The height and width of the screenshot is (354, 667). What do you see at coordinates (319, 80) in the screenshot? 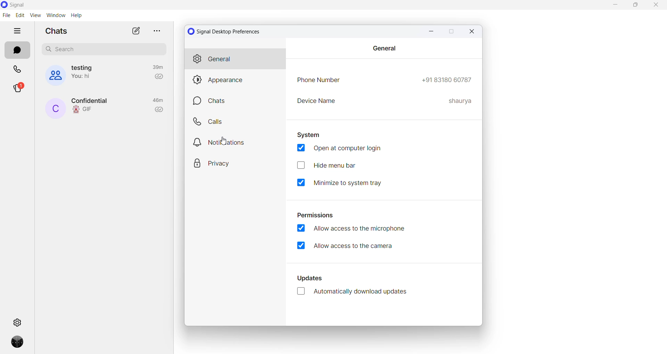
I see `phone number text` at bounding box center [319, 80].